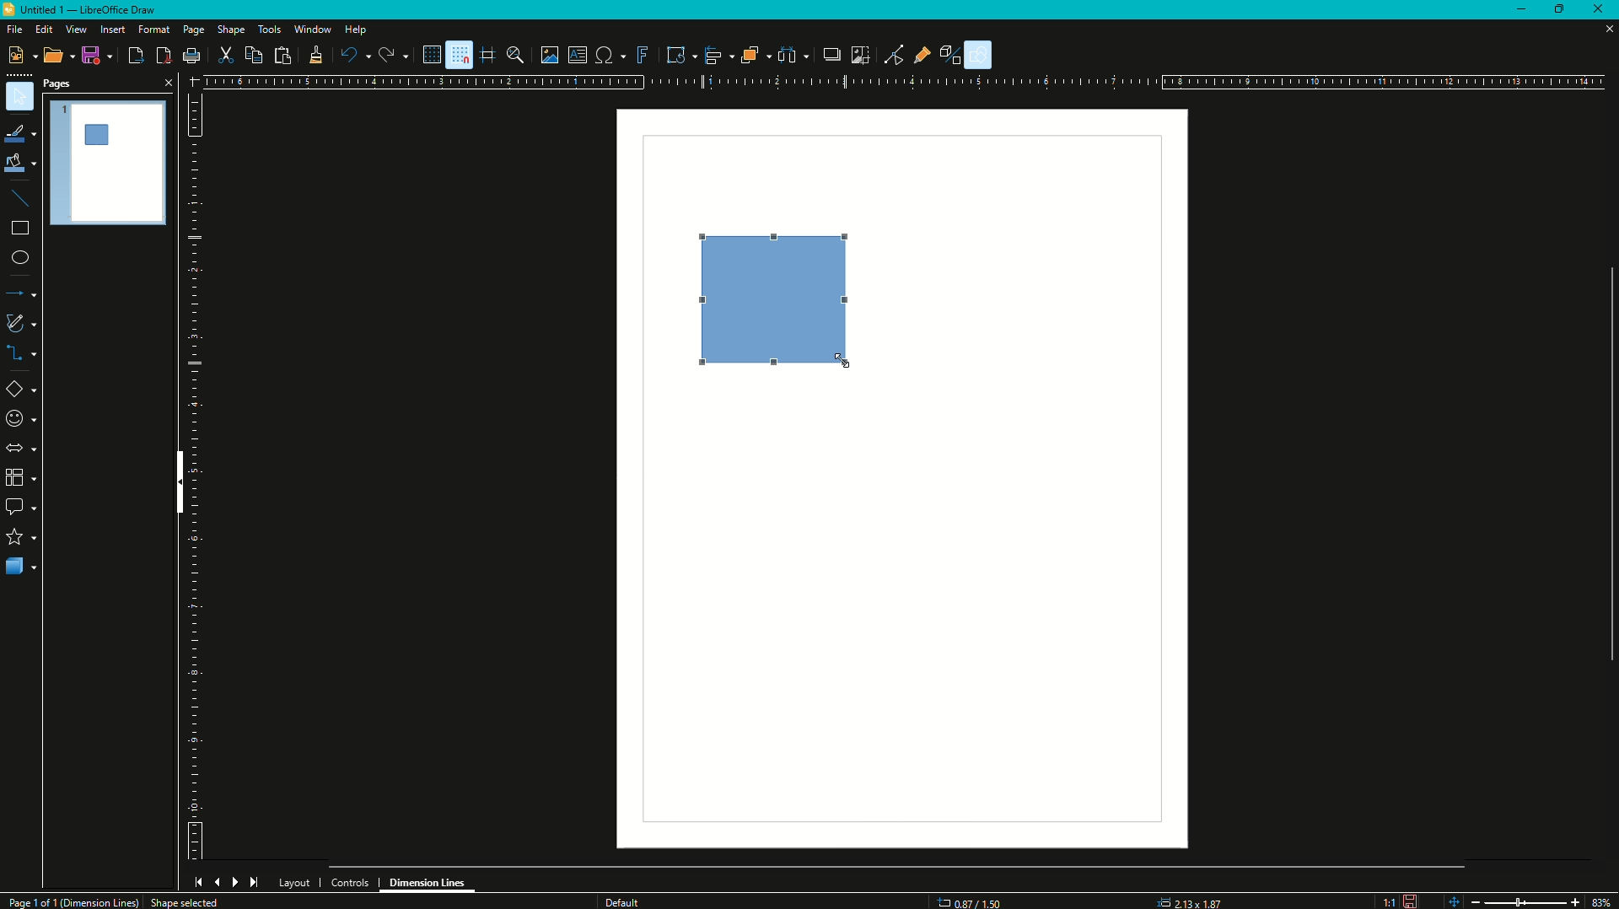 The height and width of the screenshot is (909, 1619). What do you see at coordinates (226, 882) in the screenshot?
I see `Navigation` at bounding box center [226, 882].